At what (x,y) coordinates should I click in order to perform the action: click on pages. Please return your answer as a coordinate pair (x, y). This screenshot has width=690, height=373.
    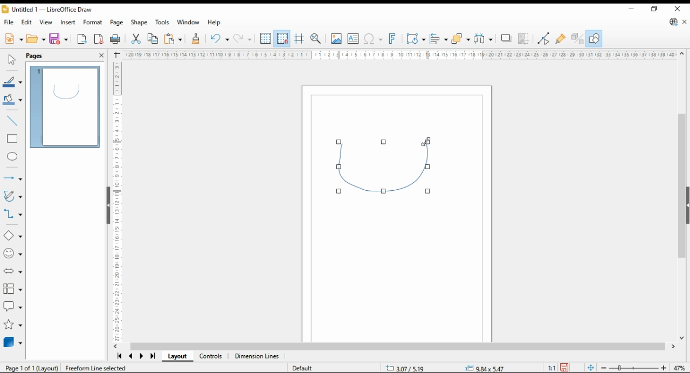
    Looking at the image, I should click on (35, 56).